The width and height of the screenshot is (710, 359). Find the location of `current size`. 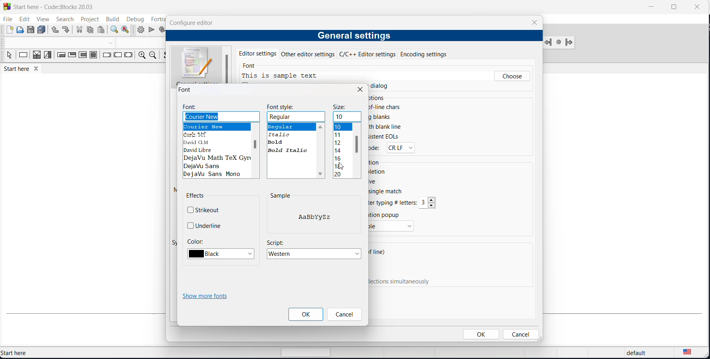

current size is located at coordinates (348, 117).